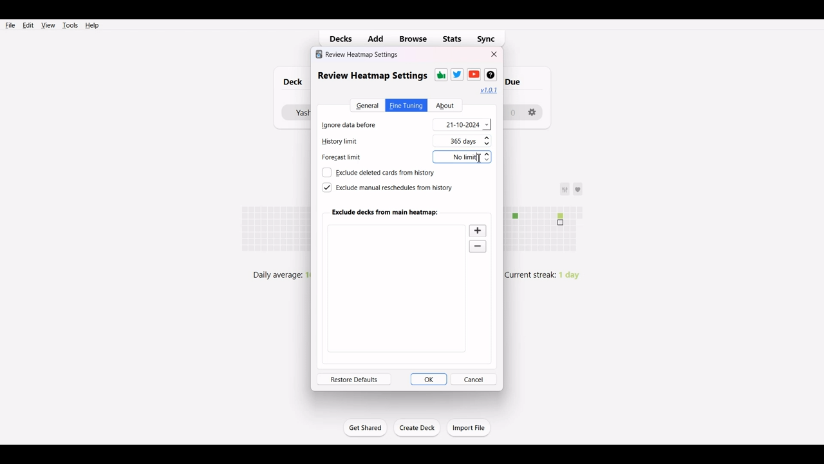 Image resolution: width=824 pixels, height=464 pixels. I want to click on Exclude manual reschedule from history, so click(386, 188).